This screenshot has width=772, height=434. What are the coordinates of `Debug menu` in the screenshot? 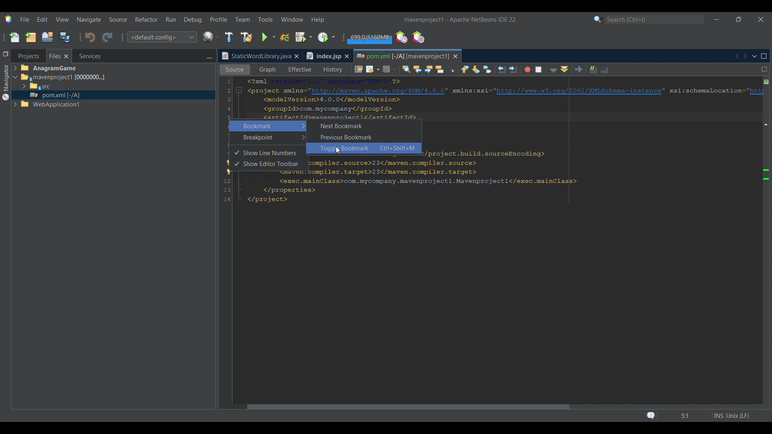 It's located at (193, 20).